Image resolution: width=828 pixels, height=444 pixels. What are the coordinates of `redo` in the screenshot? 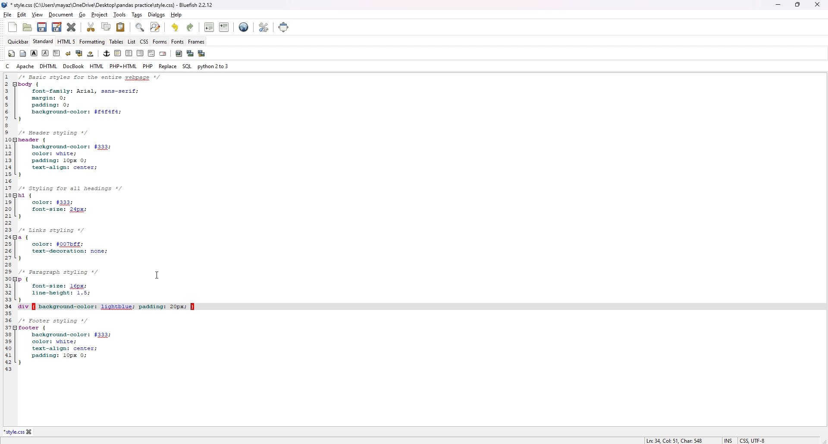 It's located at (191, 28).